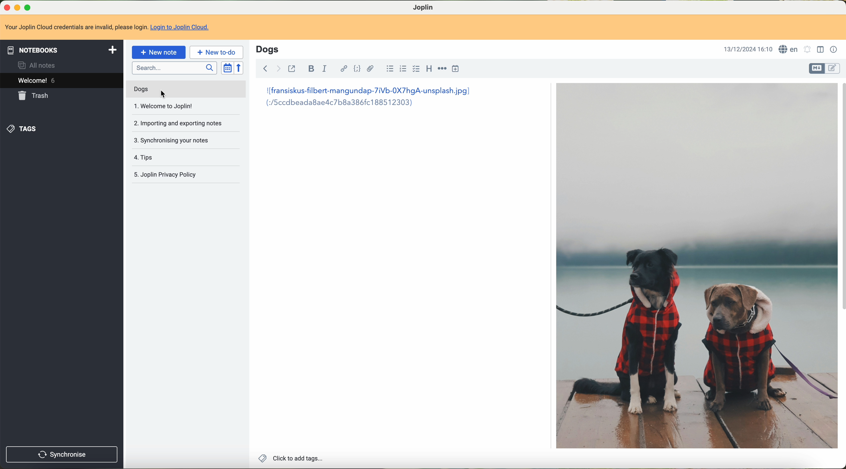 The height and width of the screenshot is (469, 846). I want to click on bulleted list, so click(388, 70).